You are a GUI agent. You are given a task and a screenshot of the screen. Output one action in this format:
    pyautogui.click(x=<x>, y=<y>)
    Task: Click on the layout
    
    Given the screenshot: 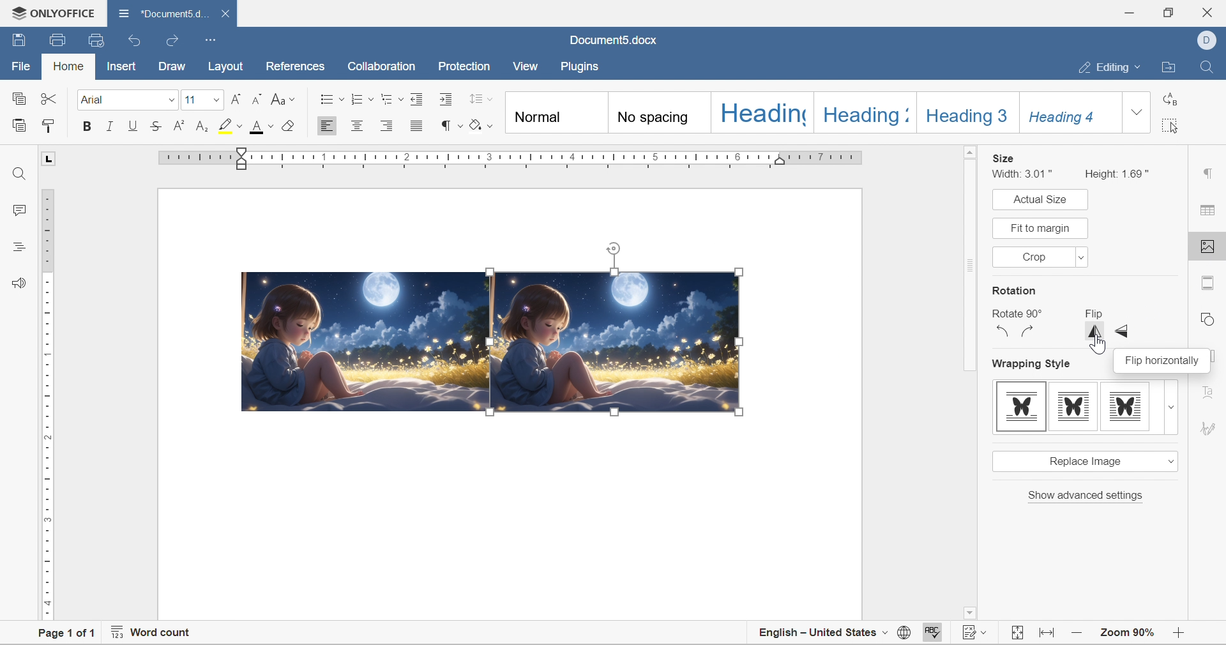 What is the action you would take?
    pyautogui.click(x=226, y=66)
    